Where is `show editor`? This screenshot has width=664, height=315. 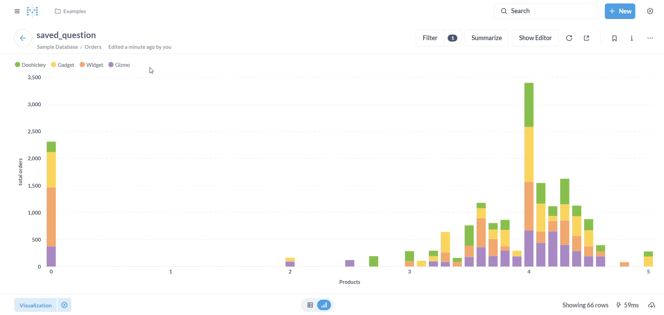
show editor is located at coordinates (536, 37).